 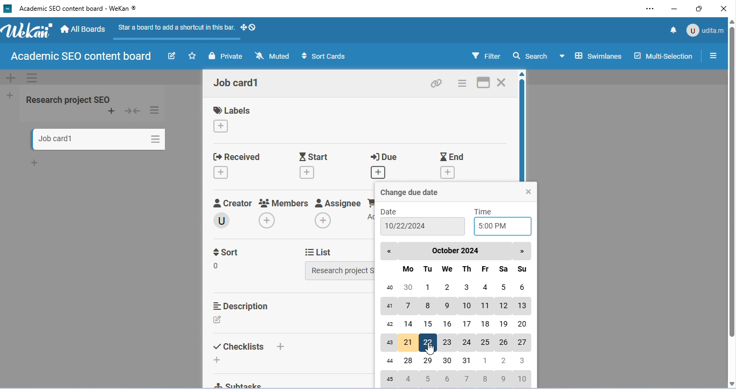 I want to click on date added: 10/22/2024, so click(x=422, y=226).